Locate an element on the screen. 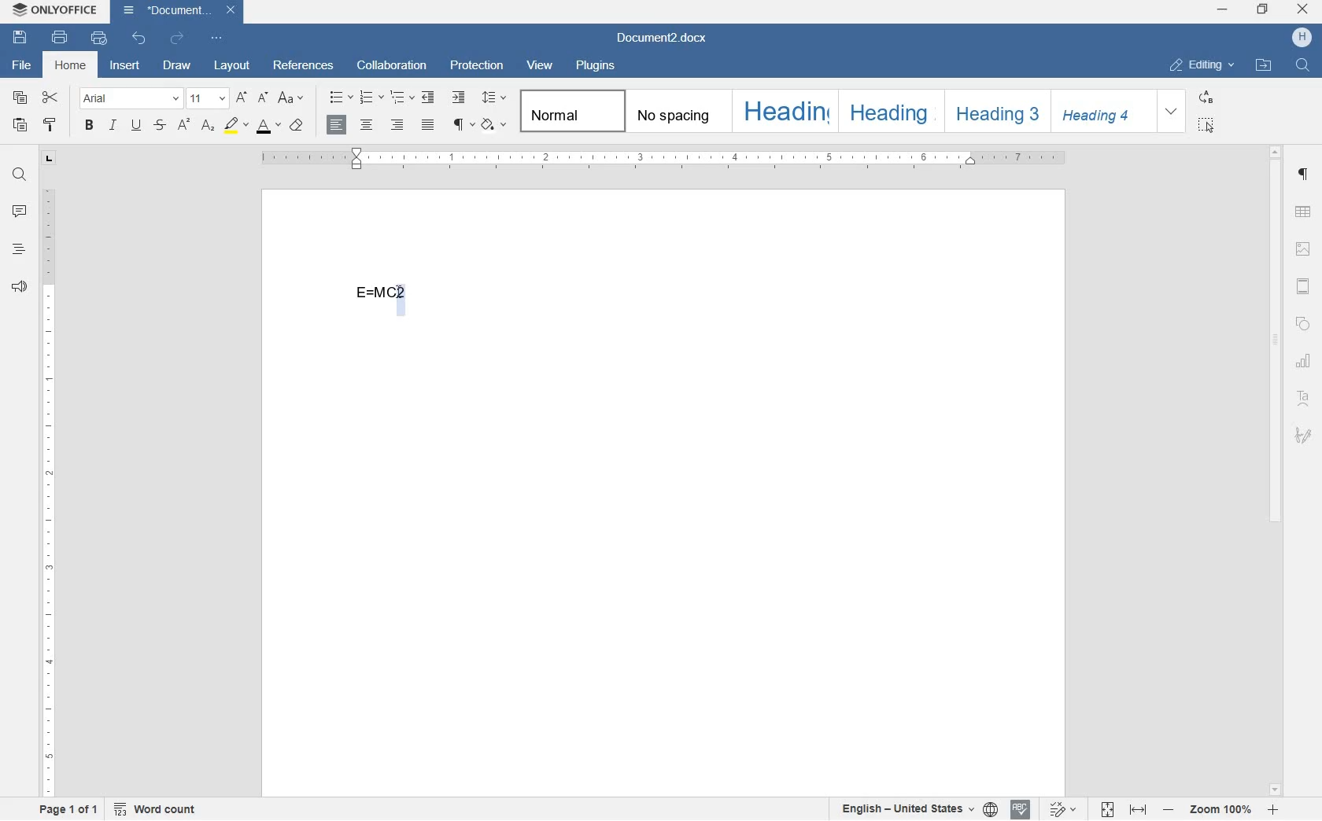 The image size is (1322, 821). increase indent is located at coordinates (458, 97).